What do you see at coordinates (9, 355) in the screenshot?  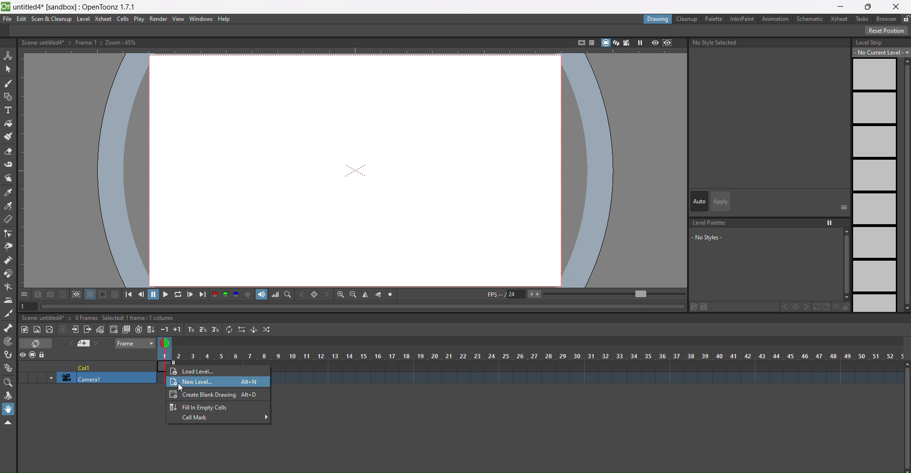 I see `hook tool` at bounding box center [9, 355].